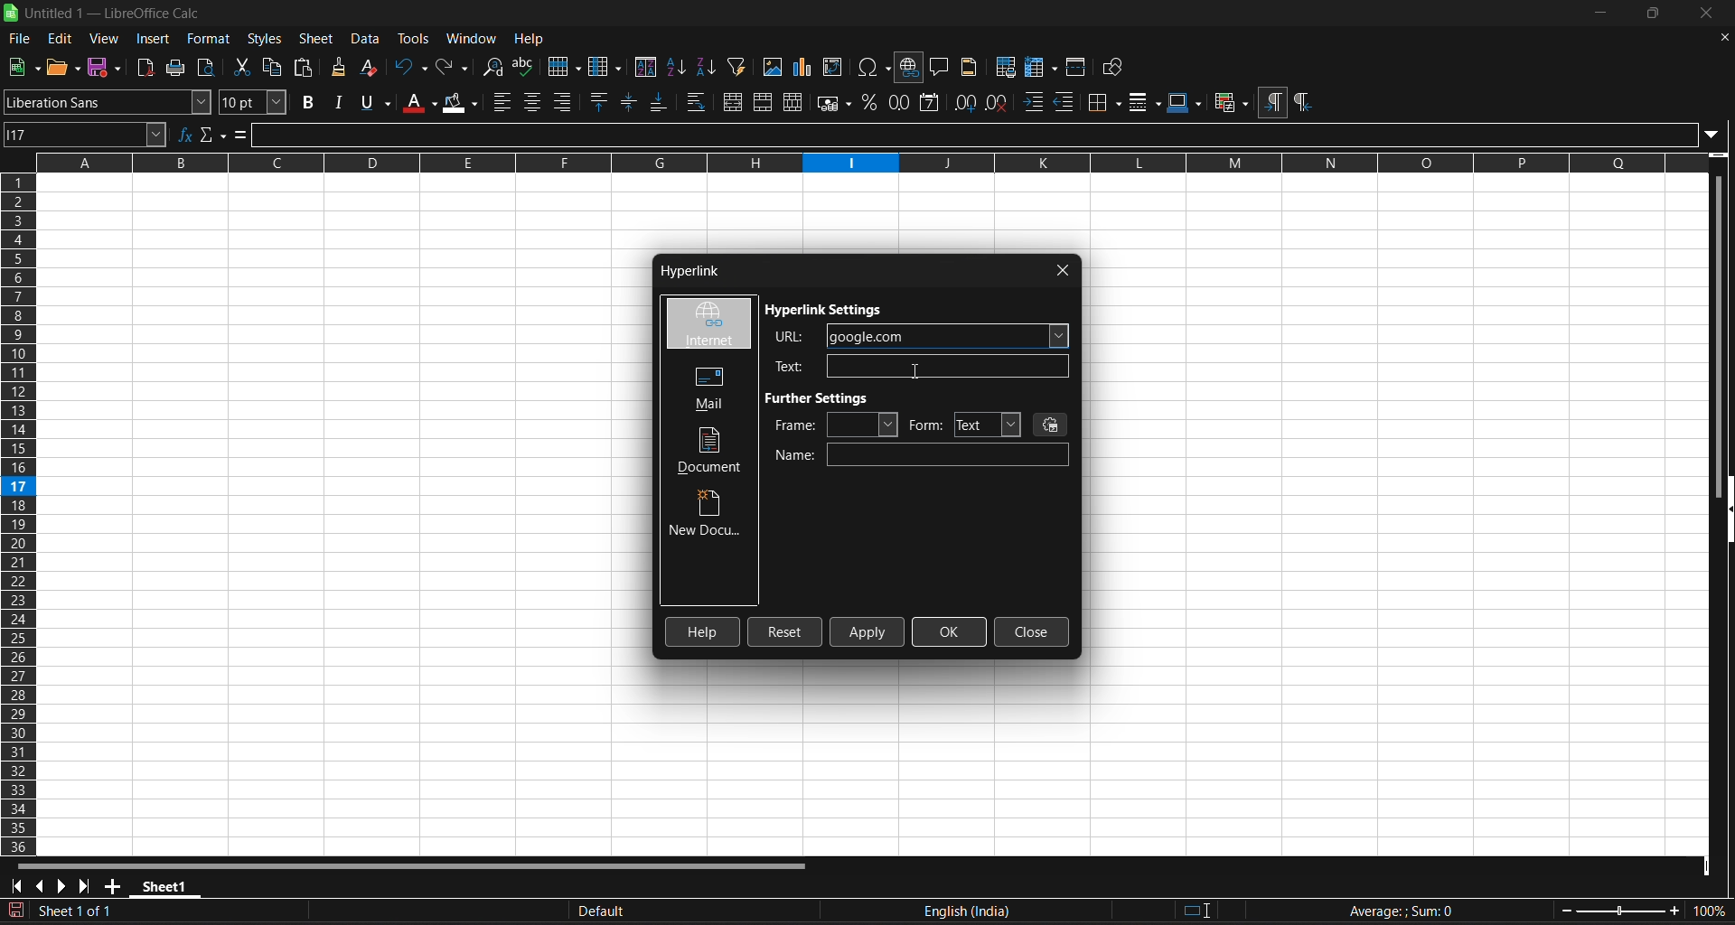  I want to click on name box, so click(87, 135).